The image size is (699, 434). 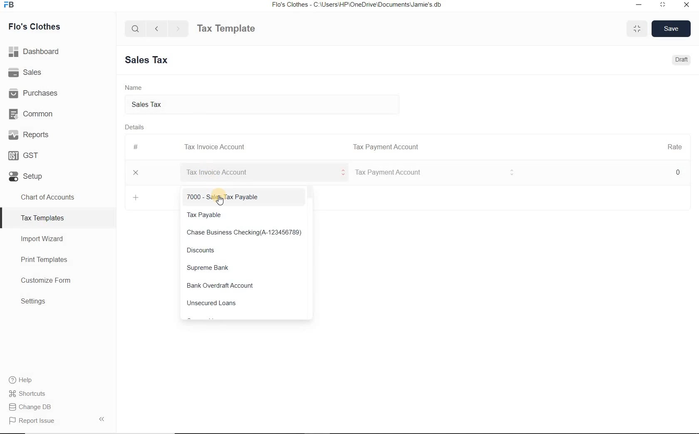 I want to click on Backward, so click(x=156, y=28).